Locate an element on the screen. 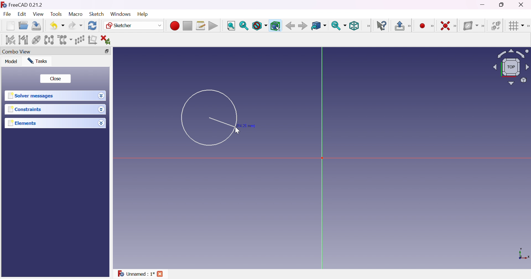 This screenshot has height=279, width=531. Show/hide internal geometry is located at coordinates (37, 40).